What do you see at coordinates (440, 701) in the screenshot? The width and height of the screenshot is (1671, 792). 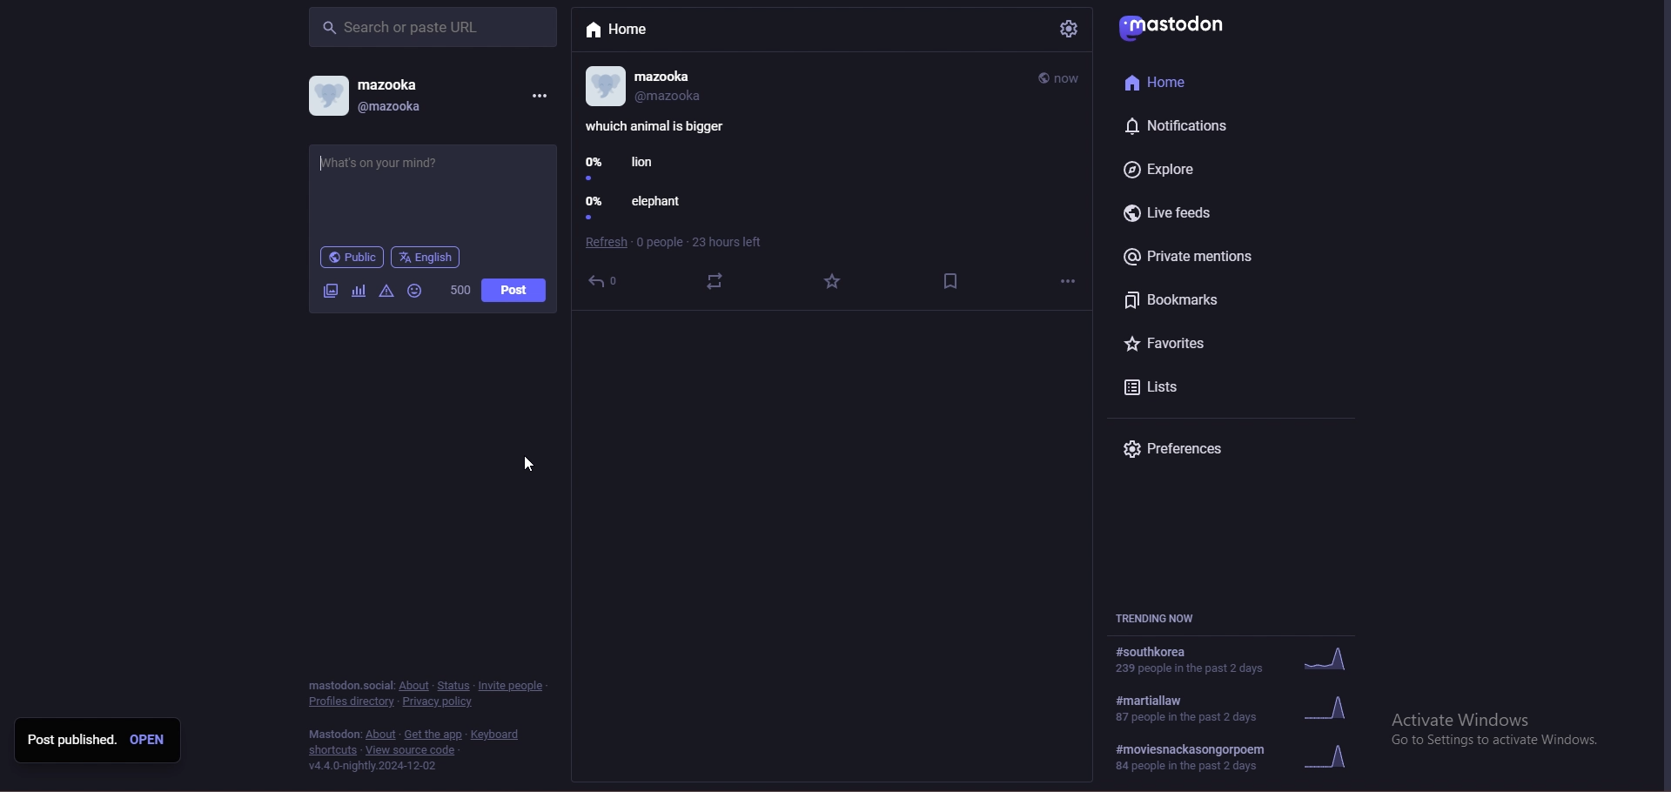 I see `privacy policy` at bounding box center [440, 701].